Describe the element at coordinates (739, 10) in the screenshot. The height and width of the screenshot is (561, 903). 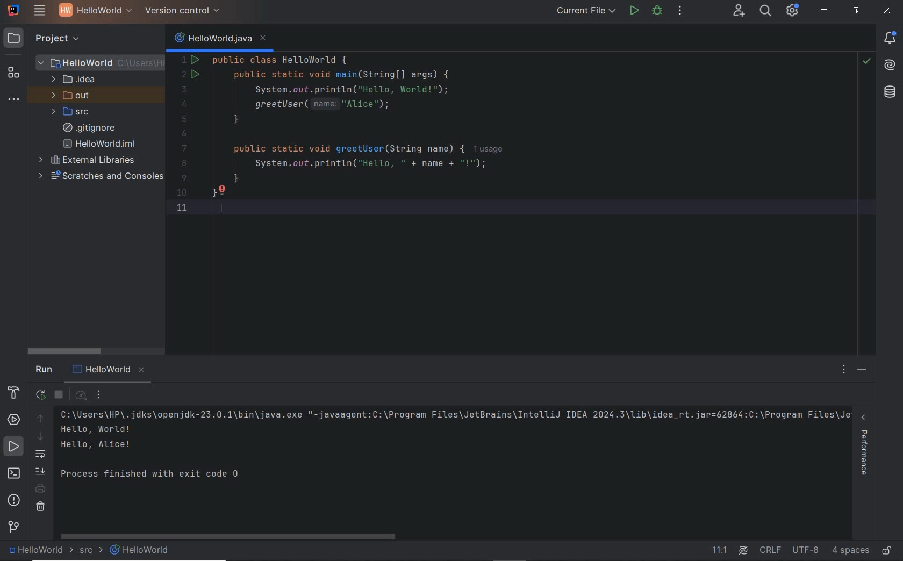
I see `code with me` at that location.